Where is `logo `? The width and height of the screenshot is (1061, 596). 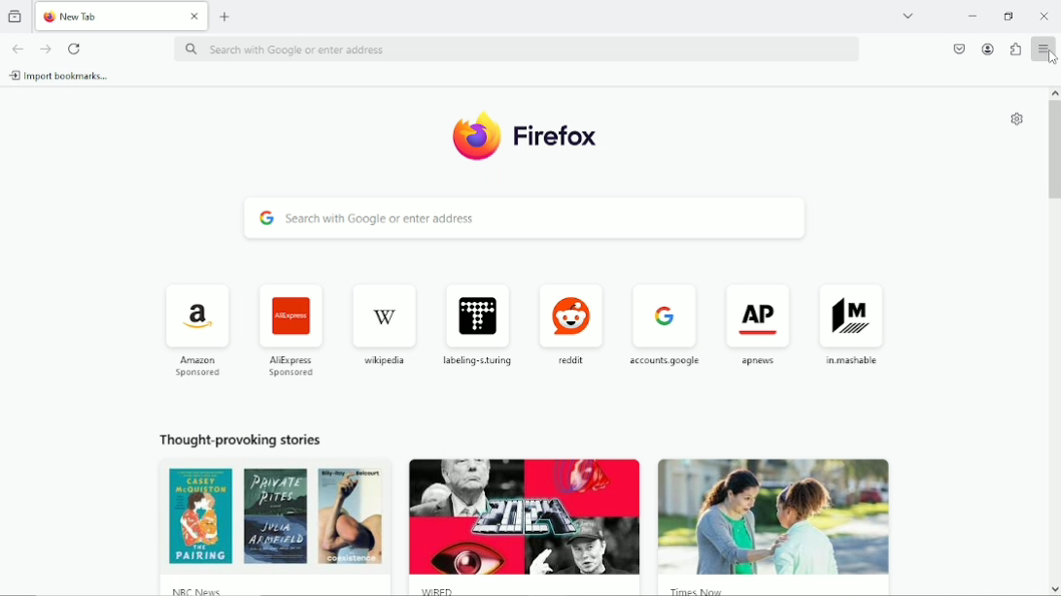 logo  is located at coordinates (476, 136).